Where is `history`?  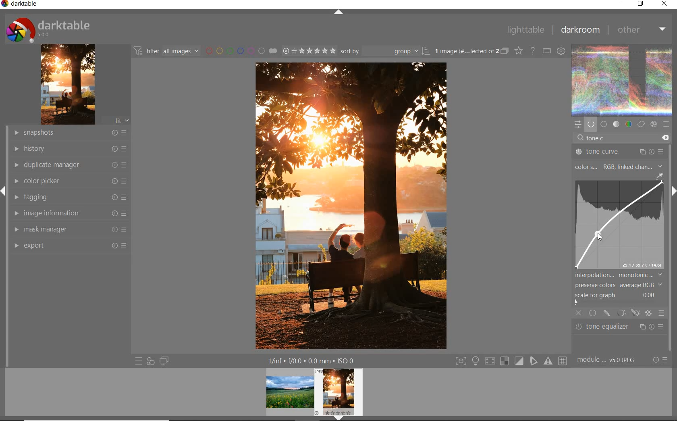
history is located at coordinates (68, 149).